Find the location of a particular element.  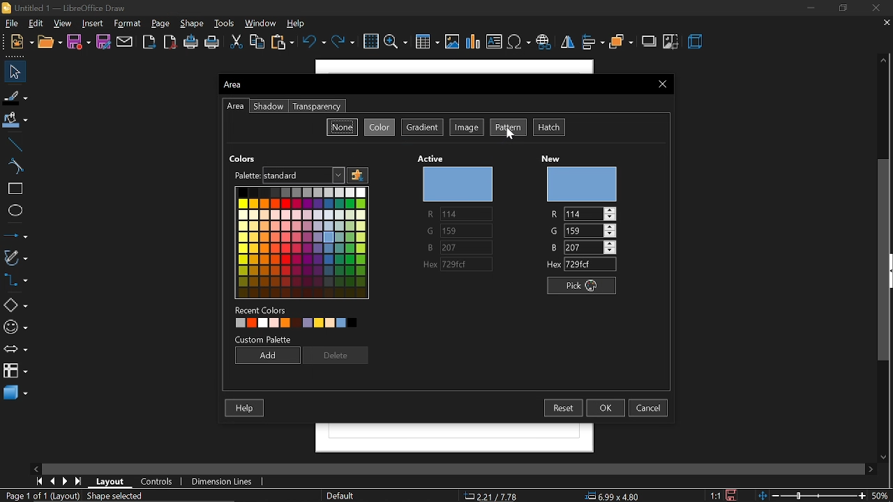

curve is located at coordinates (13, 165).